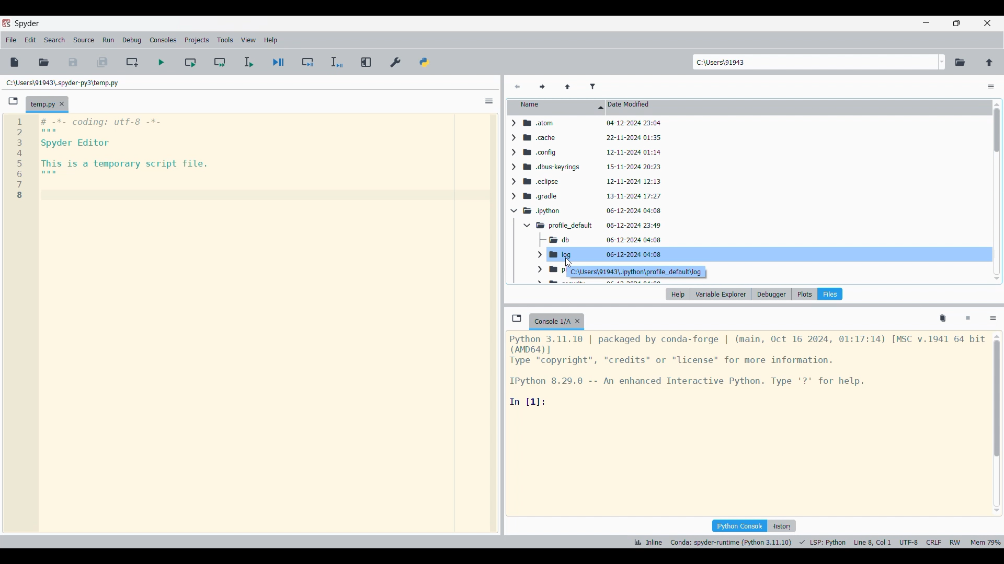 This screenshot has width=1004, height=564. I want to click on Options, so click(993, 319).